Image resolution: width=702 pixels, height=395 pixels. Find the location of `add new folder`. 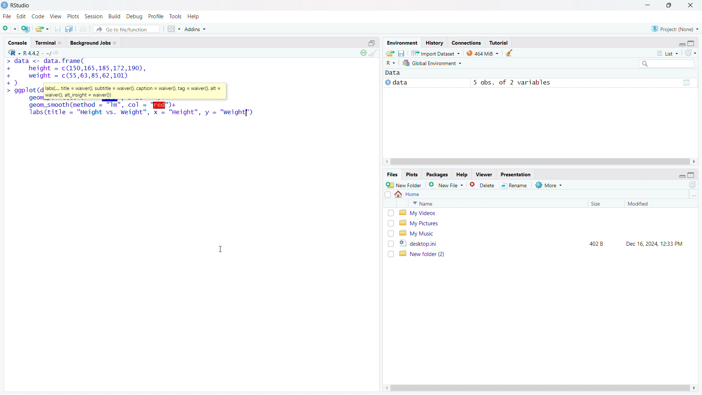

add new folder is located at coordinates (404, 185).